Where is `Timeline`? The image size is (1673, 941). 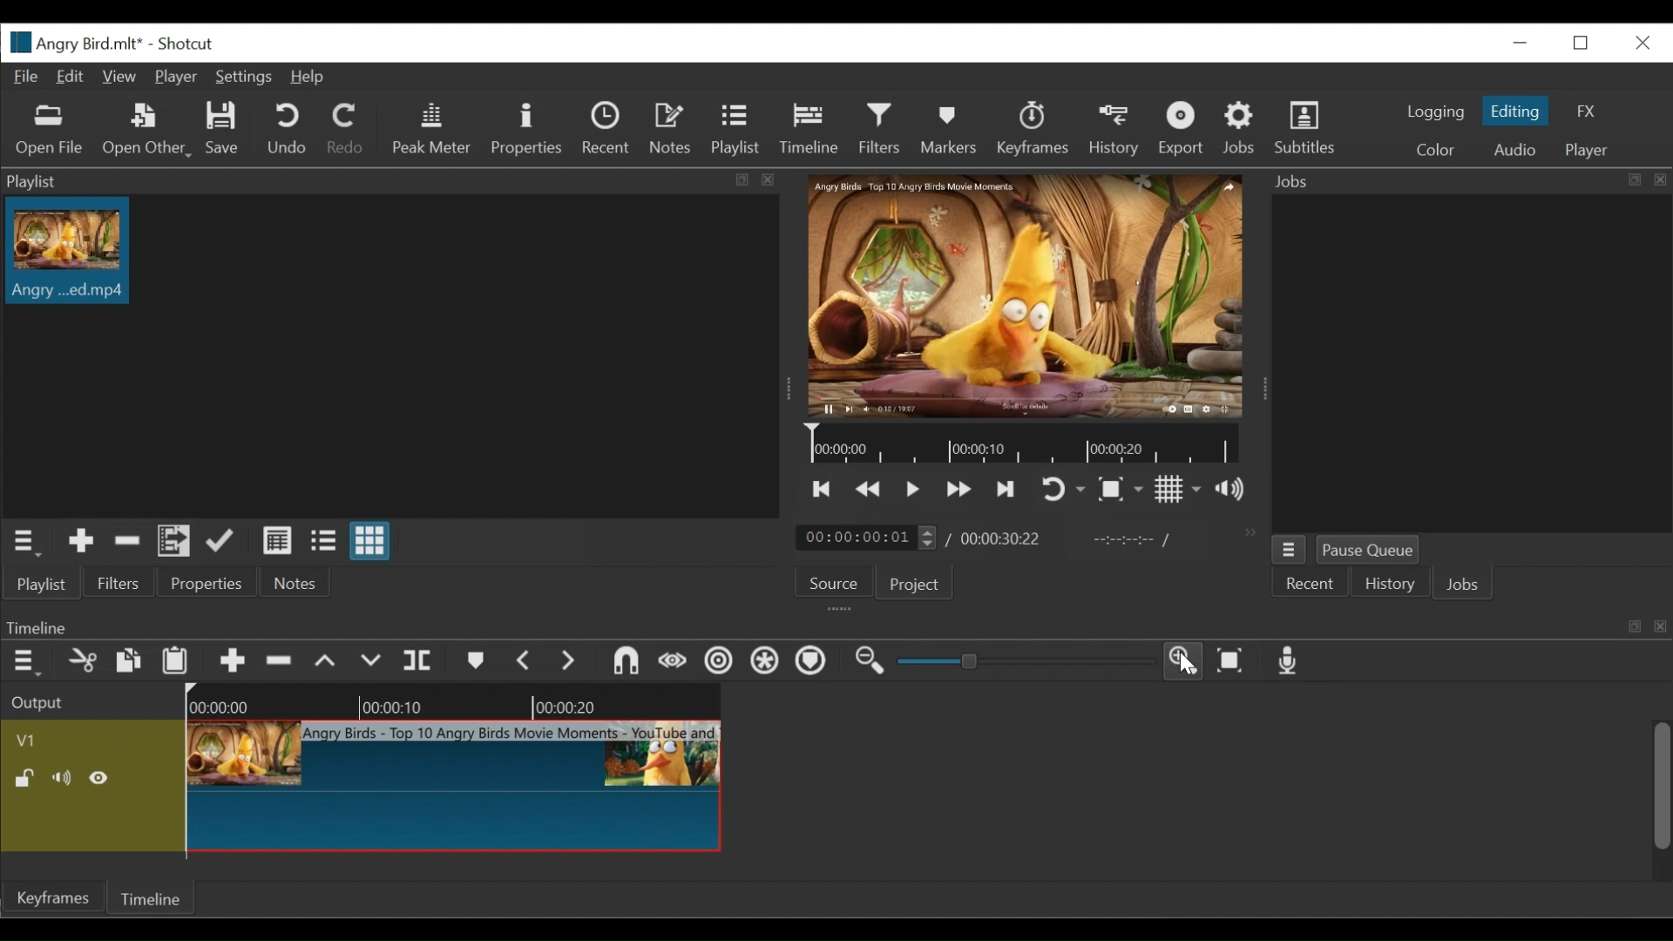 Timeline is located at coordinates (148, 897).